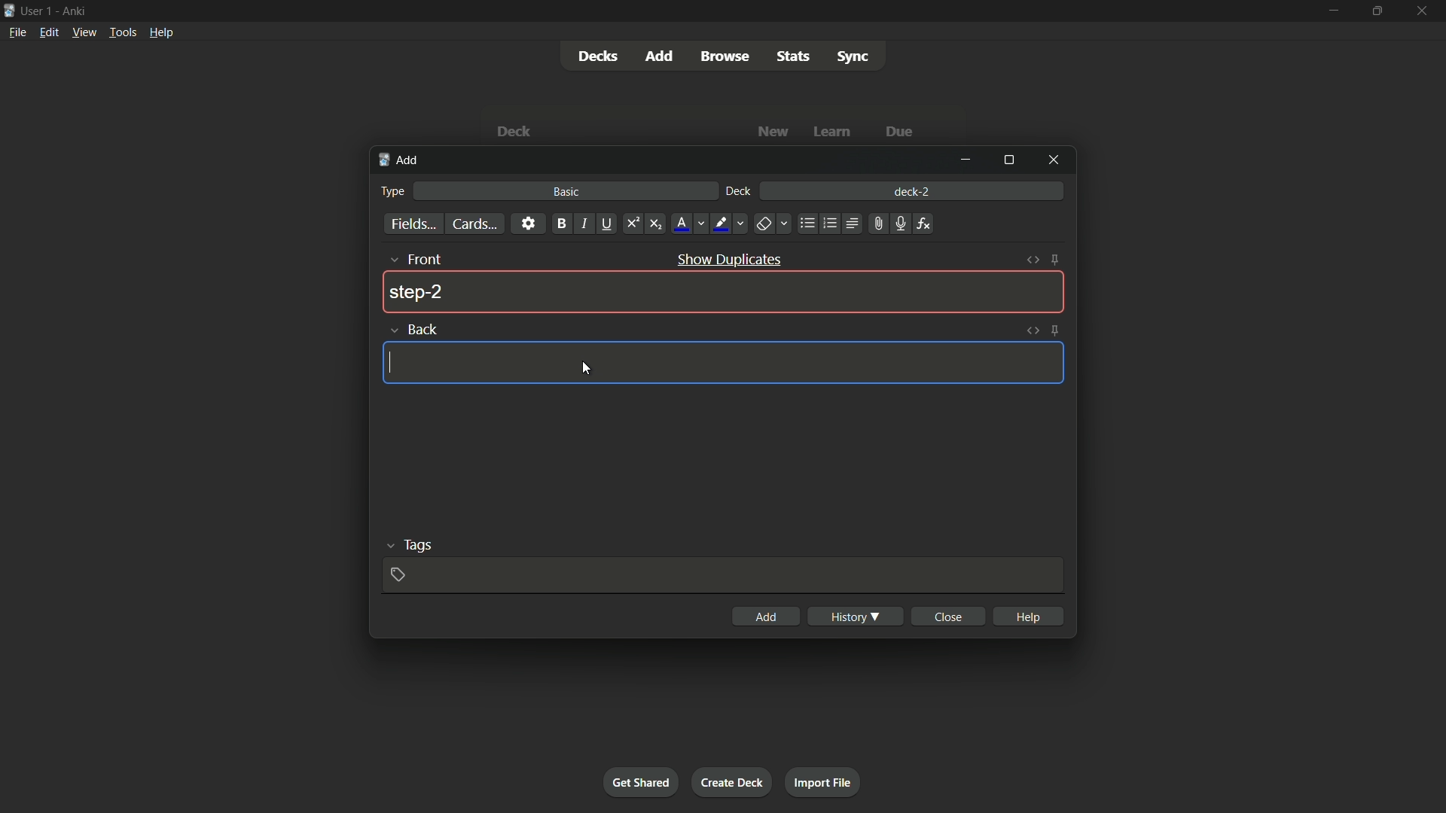  What do you see at coordinates (8, 11) in the screenshot?
I see `app icon` at bounding box center [8, 11].